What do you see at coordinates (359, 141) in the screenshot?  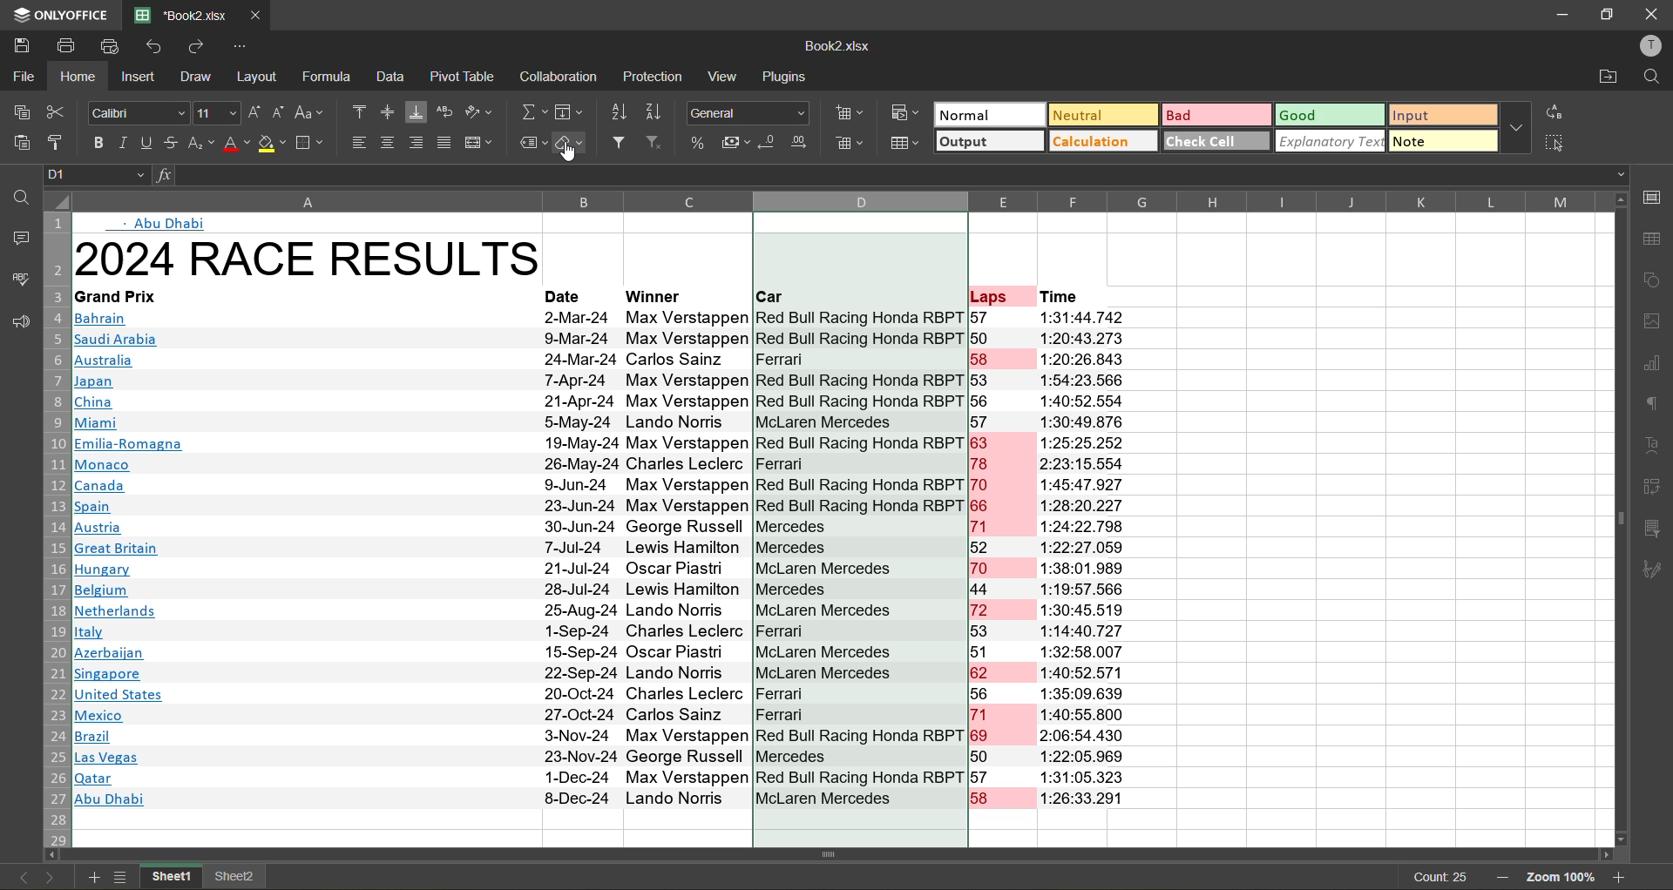 I see `align left` at bounding box center [359, 141].